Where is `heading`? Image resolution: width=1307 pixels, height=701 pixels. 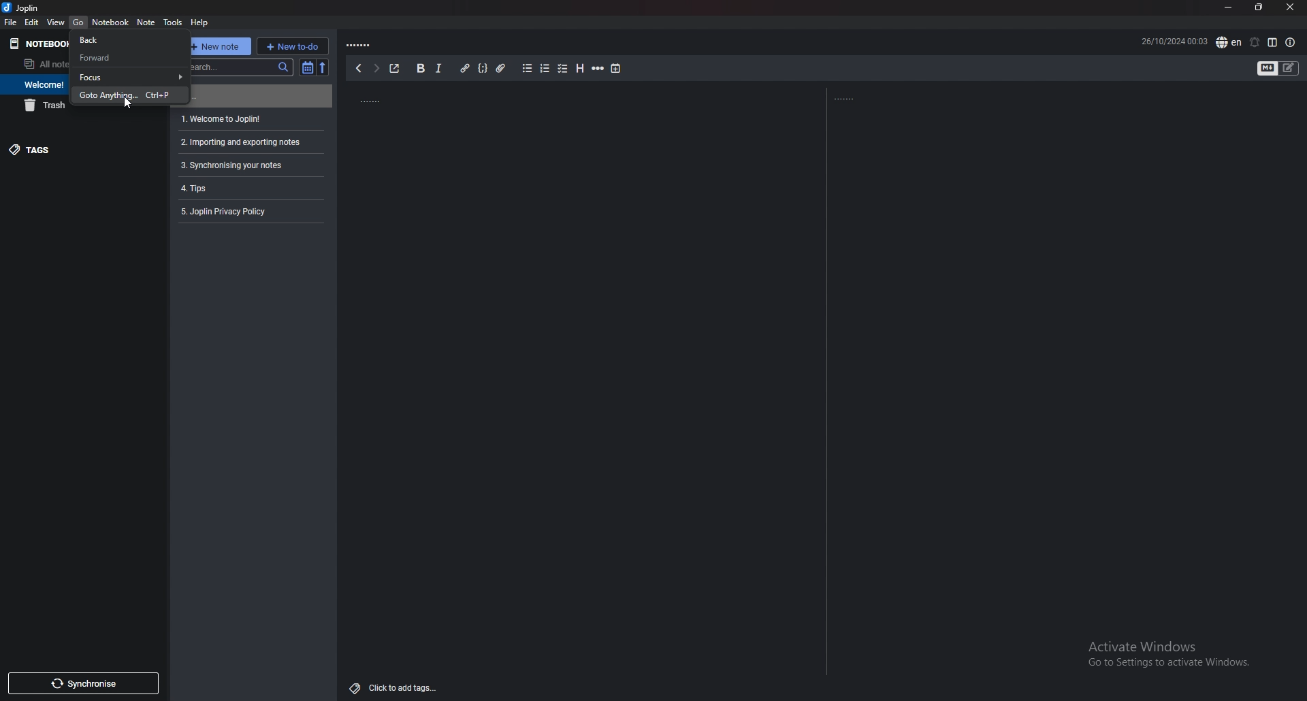
heading is located at coordinates (579, 68).